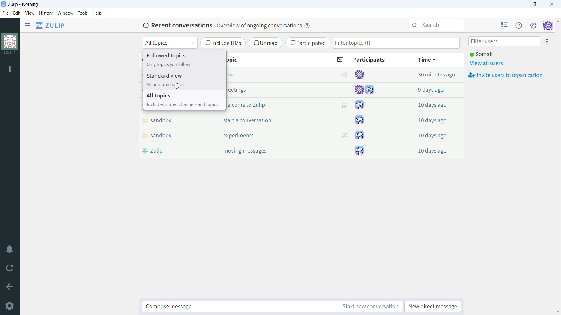  I want to click on muted, so click(345, 105).